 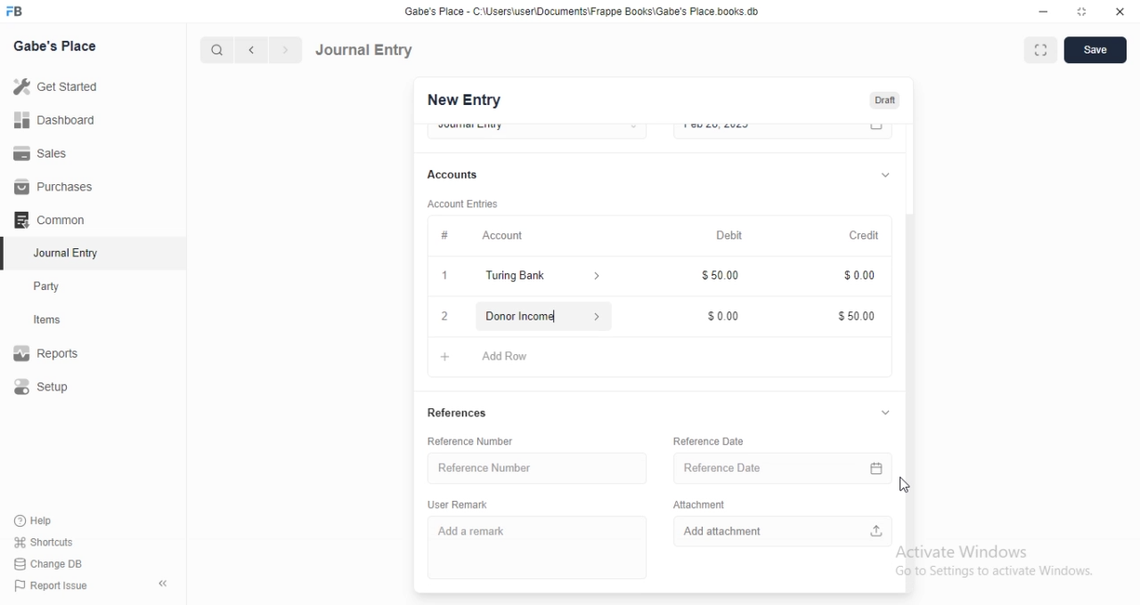 I want to click on restore down, so click(x=1083, y=13).